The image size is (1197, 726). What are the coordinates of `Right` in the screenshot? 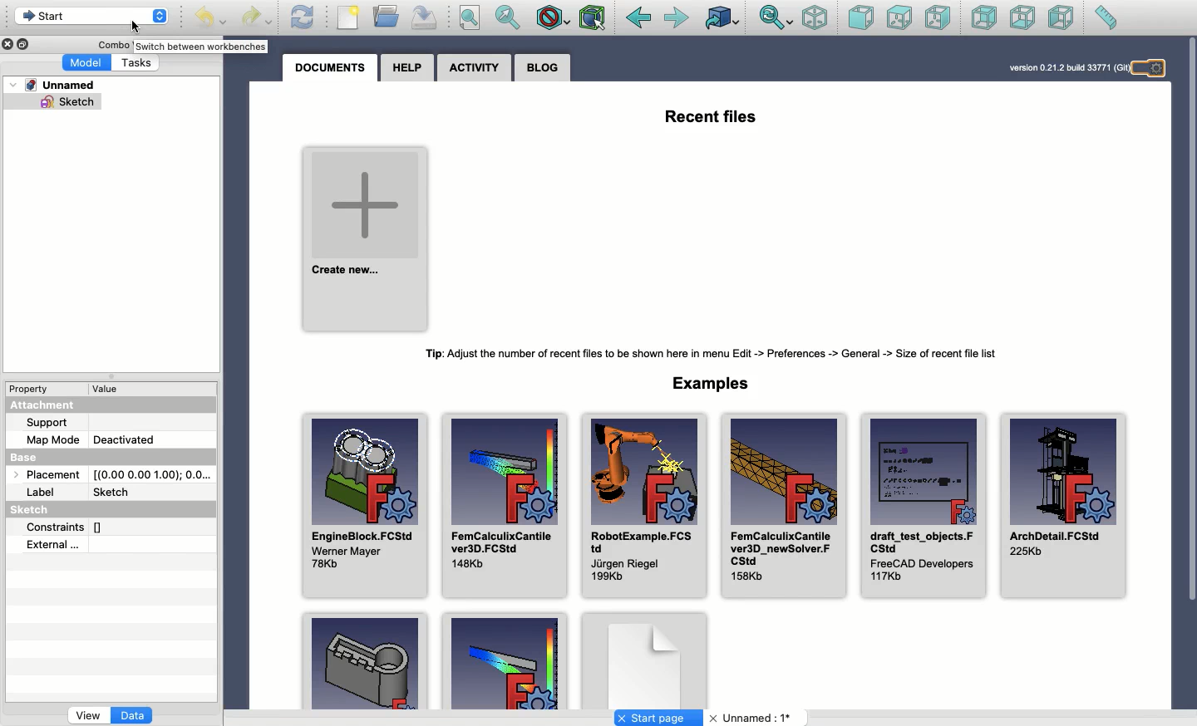 It's located at (937, 17).